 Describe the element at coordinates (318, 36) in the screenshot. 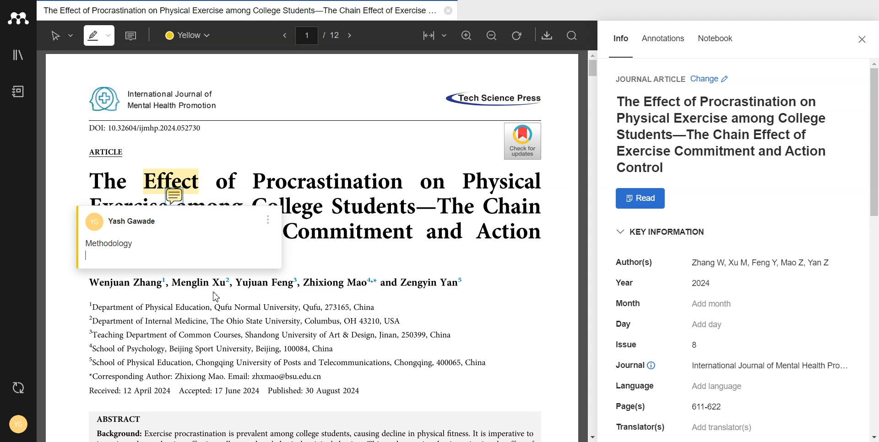

I see `1/12` at that location.